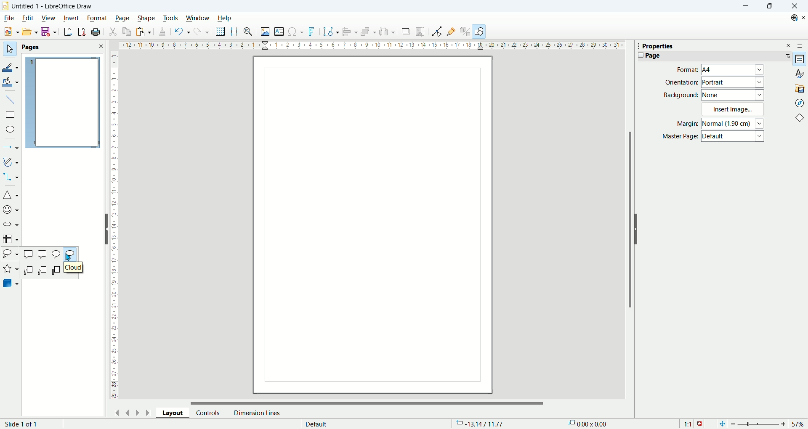 This screenshot has height=429, width=808. Describe the element at coordinates (368, 401) in the screenshot. I see `Horizontal scroll bar` at that location.